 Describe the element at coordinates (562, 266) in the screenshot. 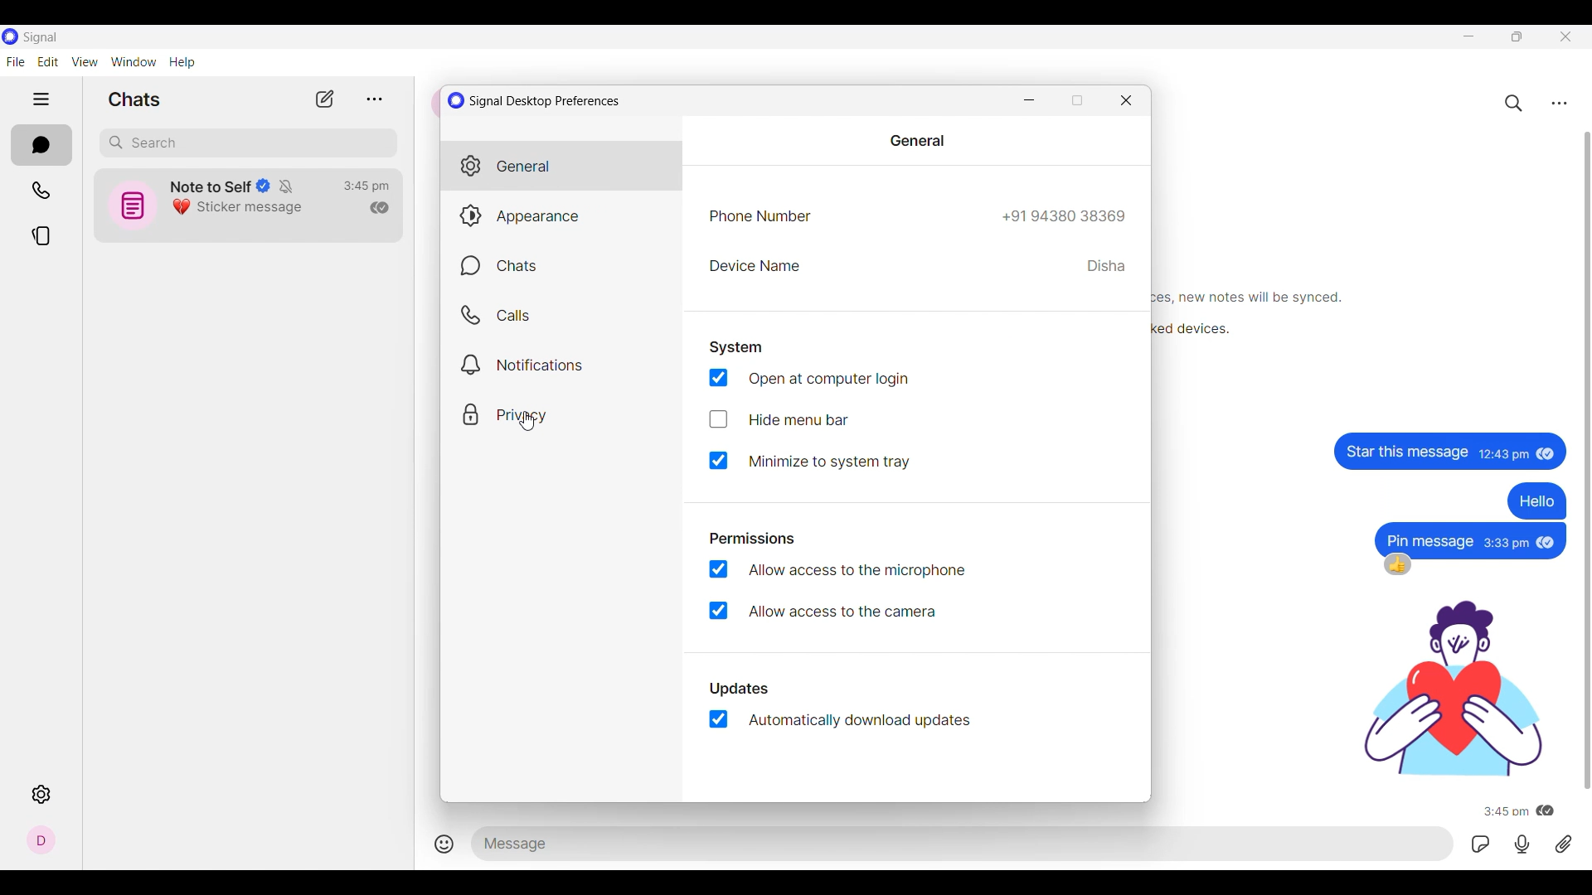

I see `Chats settings` at that location.